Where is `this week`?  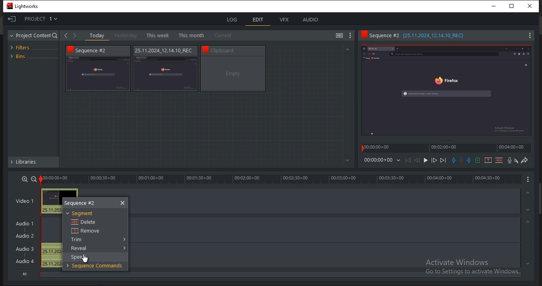
this week is located at coordinates (157, 35).